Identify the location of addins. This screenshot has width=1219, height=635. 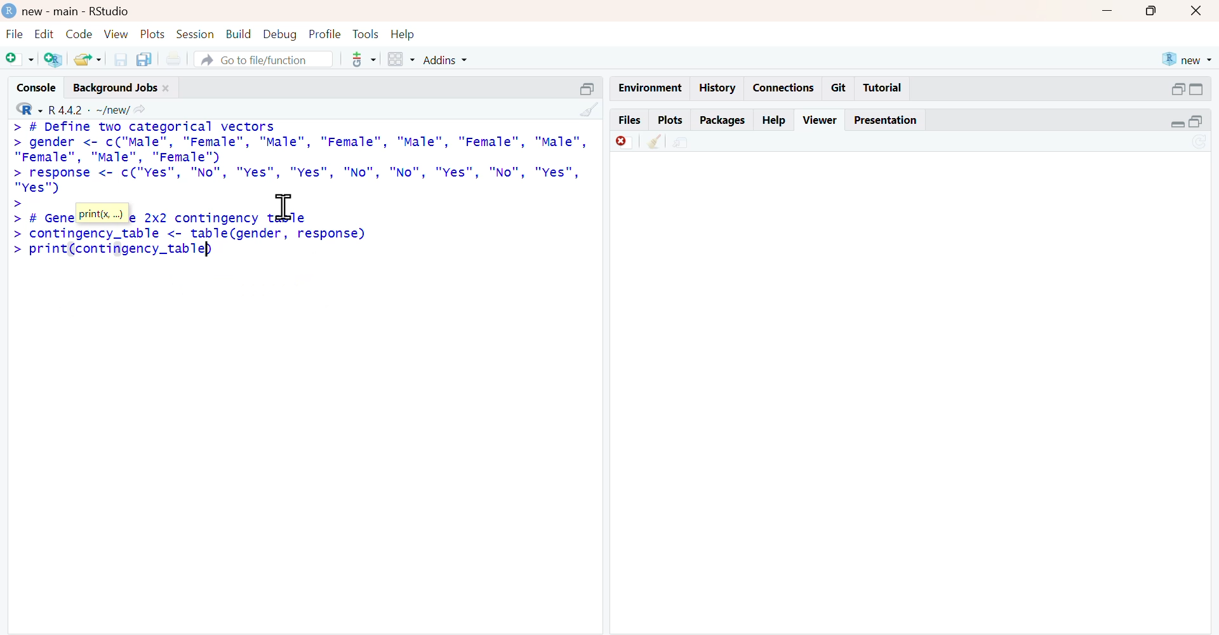
(445, 60).